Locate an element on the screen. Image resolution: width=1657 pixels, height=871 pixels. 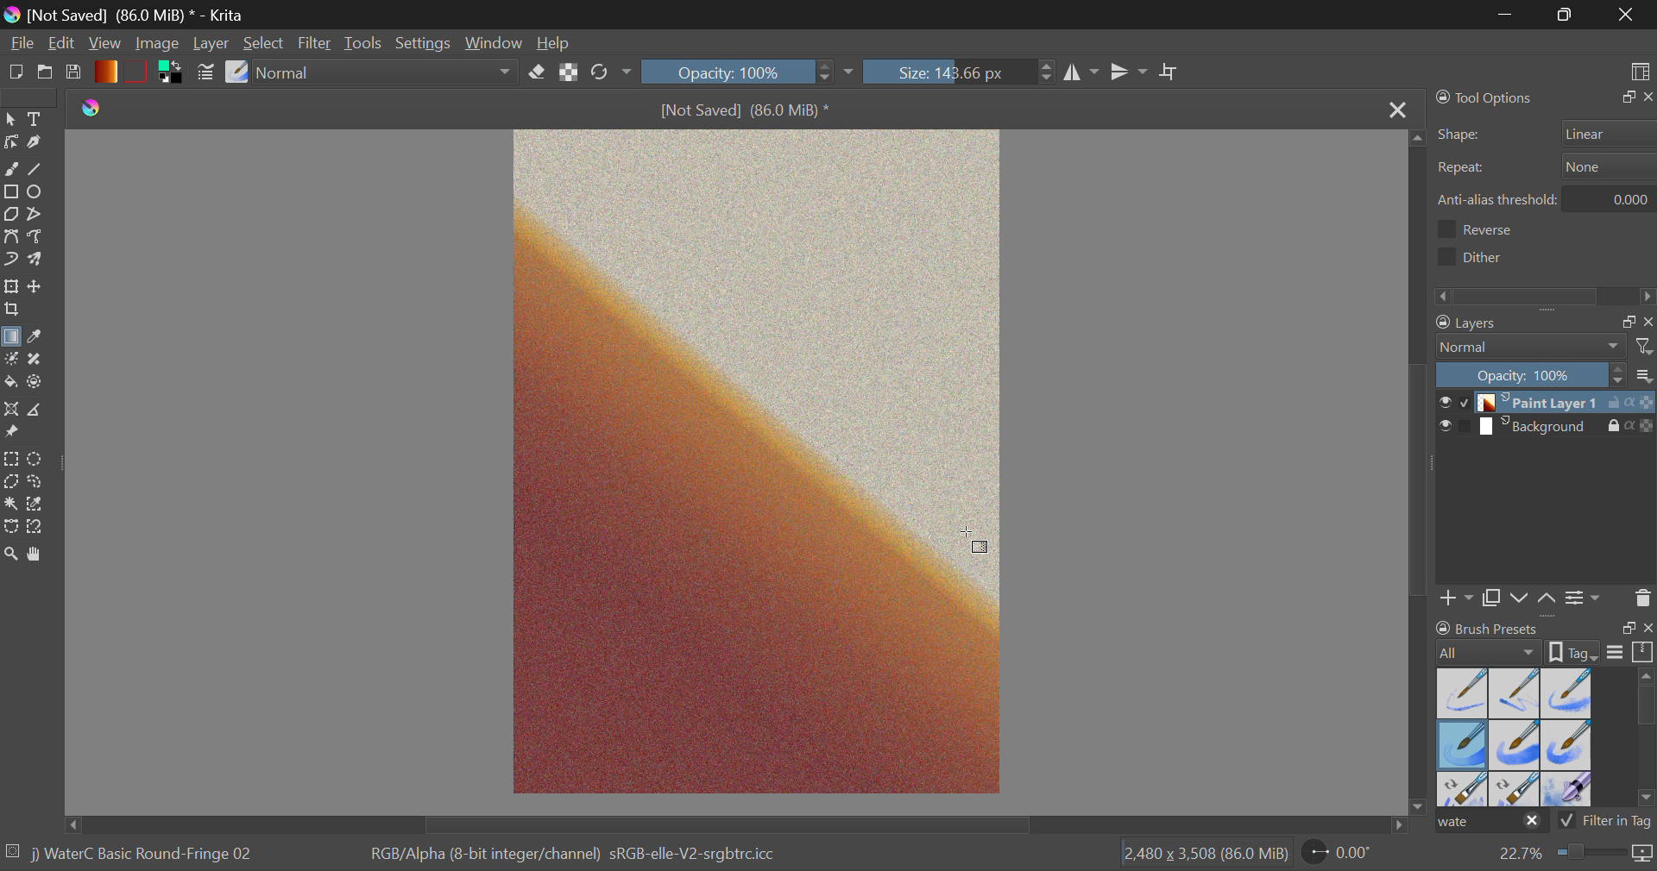
Measurements is located at coordinates (45, 410).